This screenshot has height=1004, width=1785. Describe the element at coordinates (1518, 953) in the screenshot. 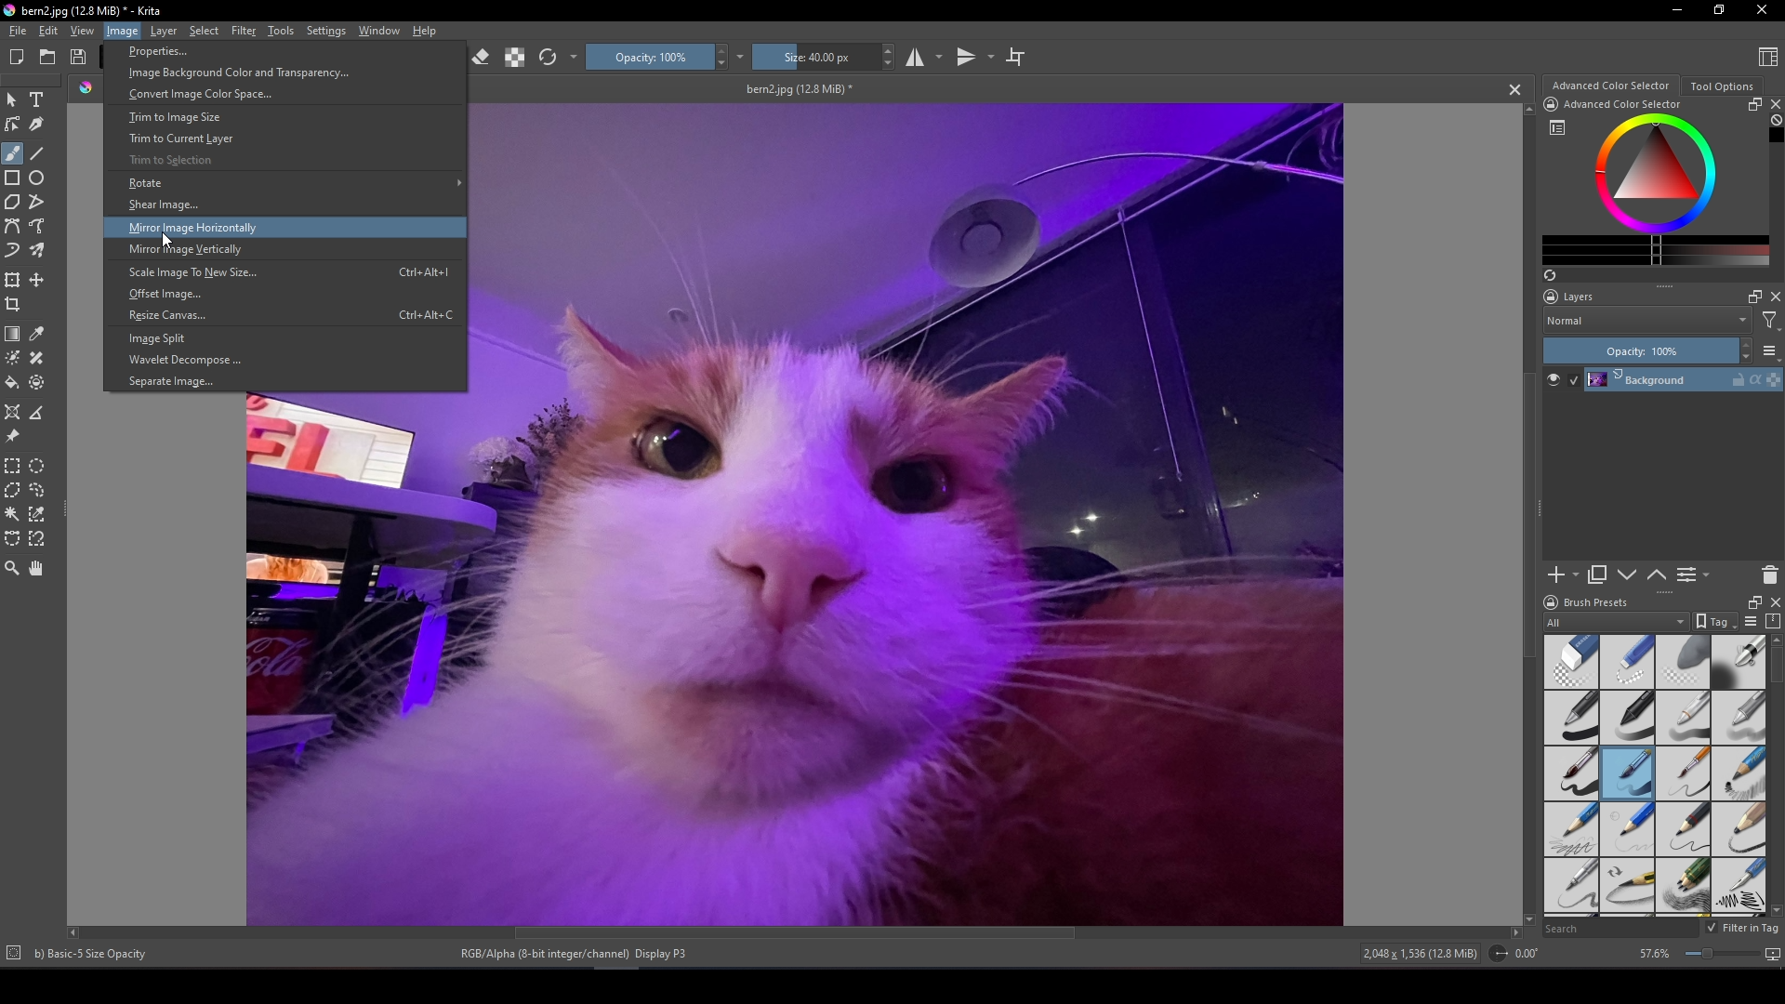

I see `Orientation` at that location.